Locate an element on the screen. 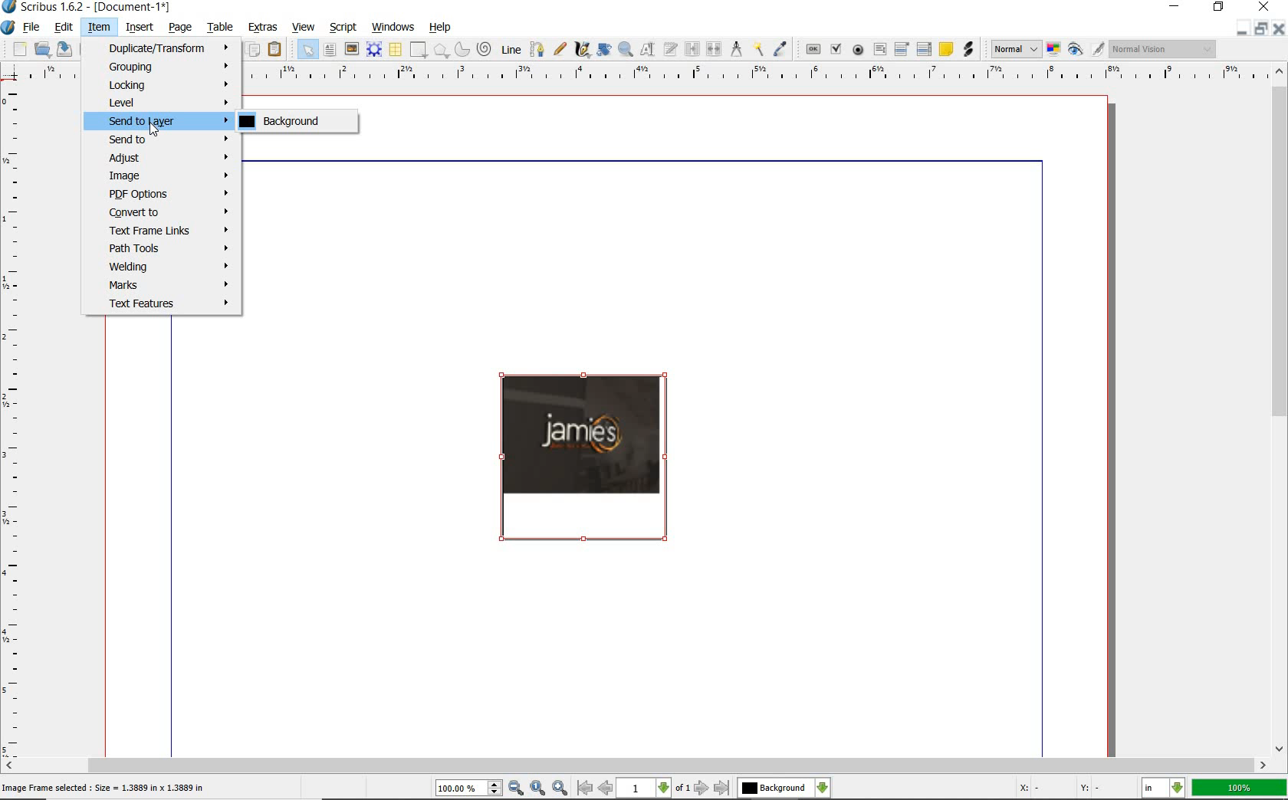 This screenshot has height=800, width=1288. First Page is located at coordinates (584, 789).